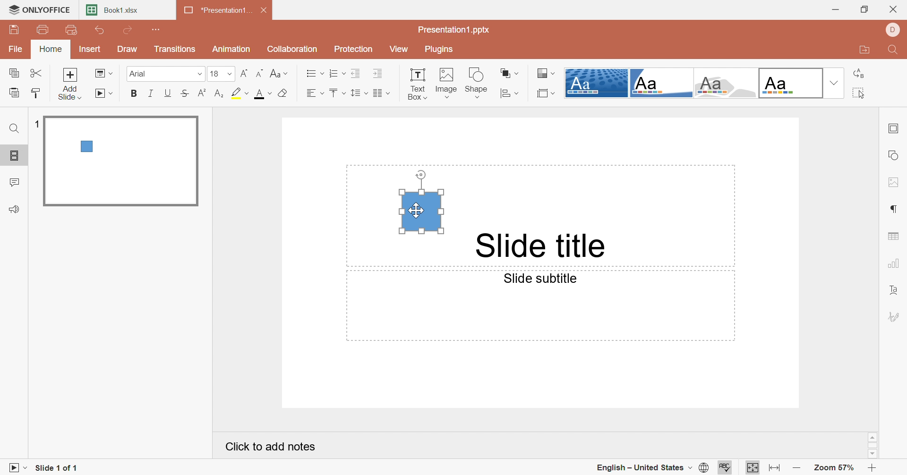  What do you see at coordinates (379, 93) in the screenshot?
I see `Insert columns` at bounding box center [379, 93].